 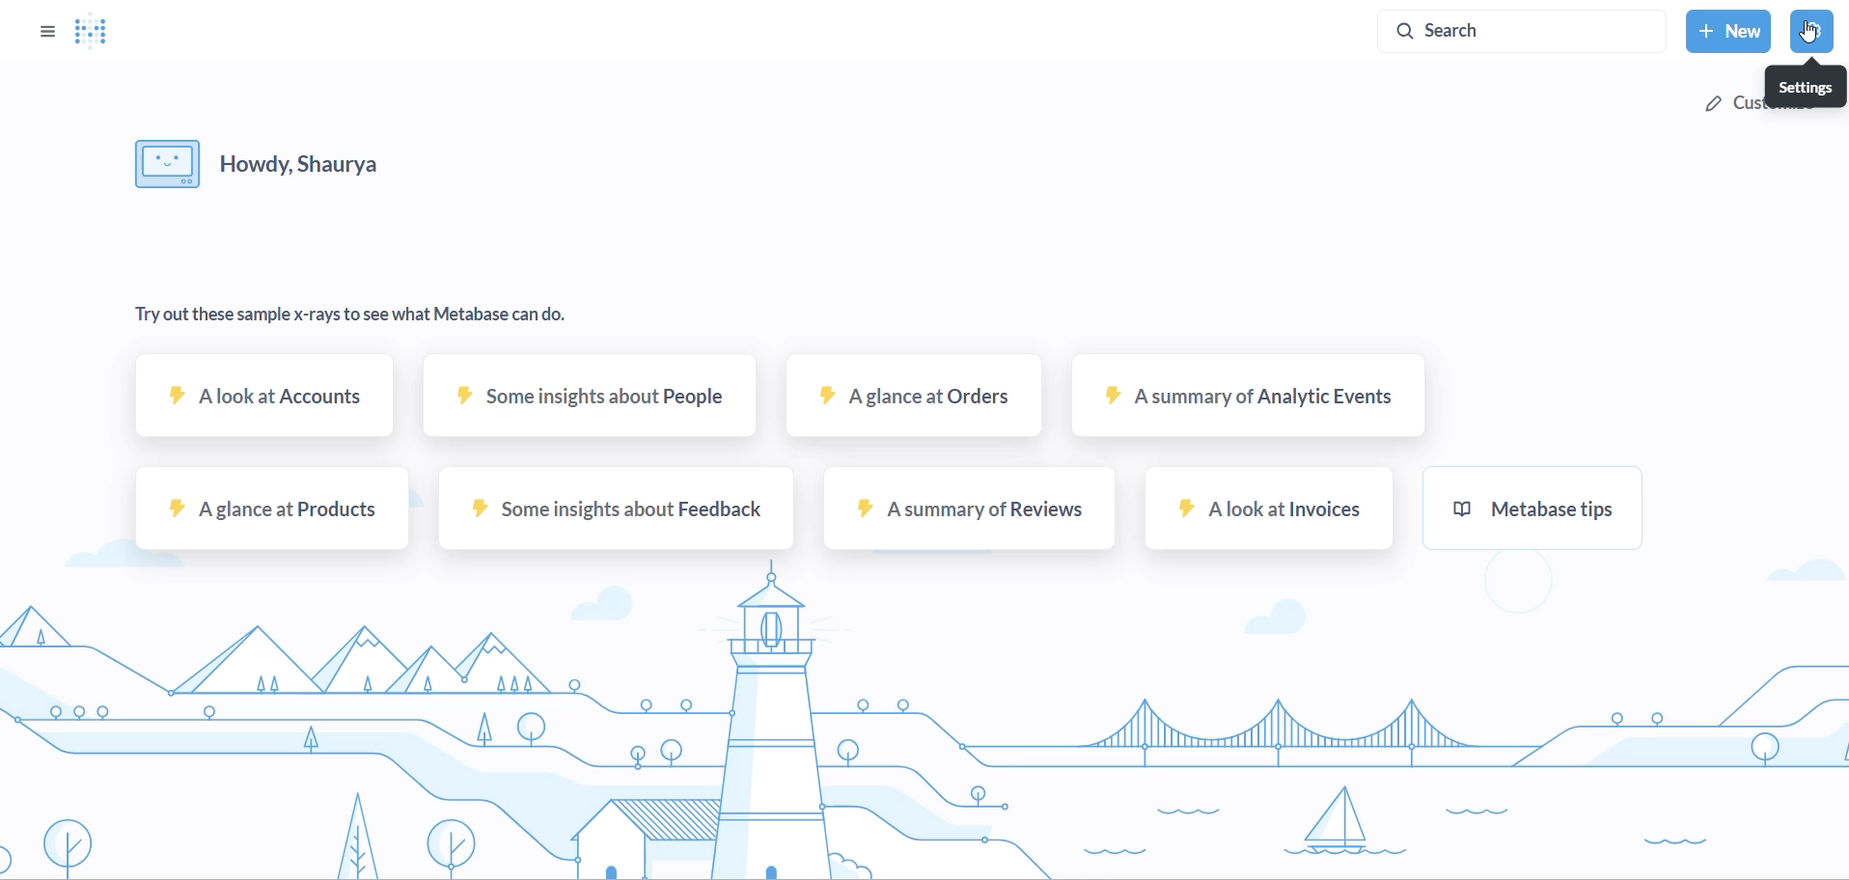 I want to click on OPTIONS, so click(x=50, y=32).